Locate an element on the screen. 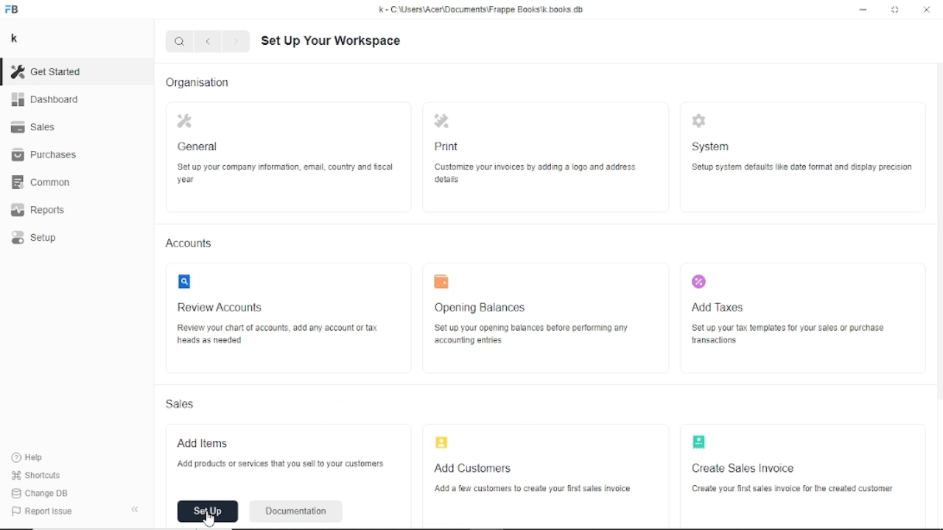  Set Up Your Workspace is located at coordinates (336, 40).